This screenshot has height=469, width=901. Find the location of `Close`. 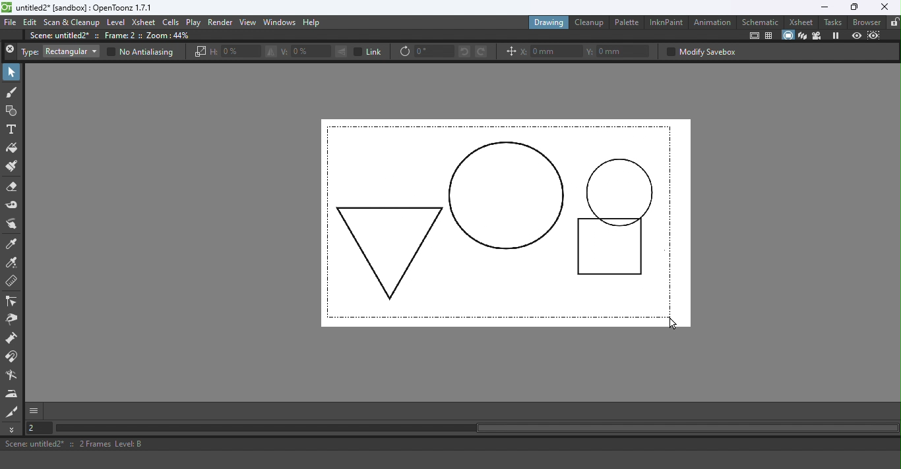

Close is located at coordinates (10, 51).